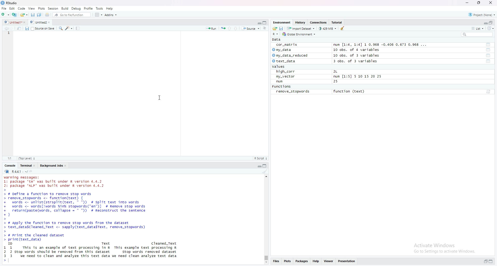 This screenshot has width=497, height=266. I want to click on Global Environment, so click(300, 34).